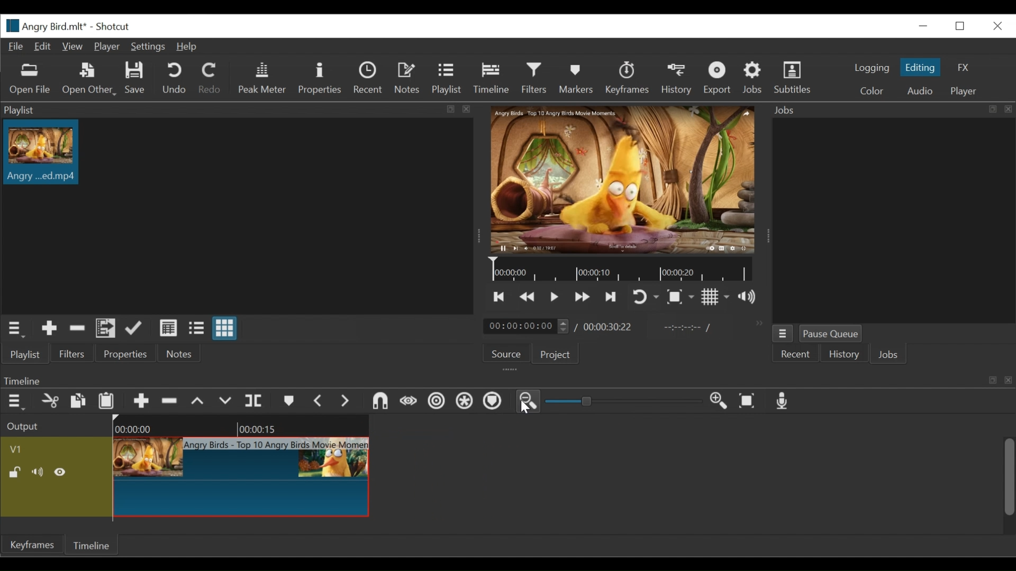 Image resolution: width=1016 pixels, height=571 pixels. Describe the element at coordinates (612, 297) in the screenshot. I see `Play the next point quickly` at that location.